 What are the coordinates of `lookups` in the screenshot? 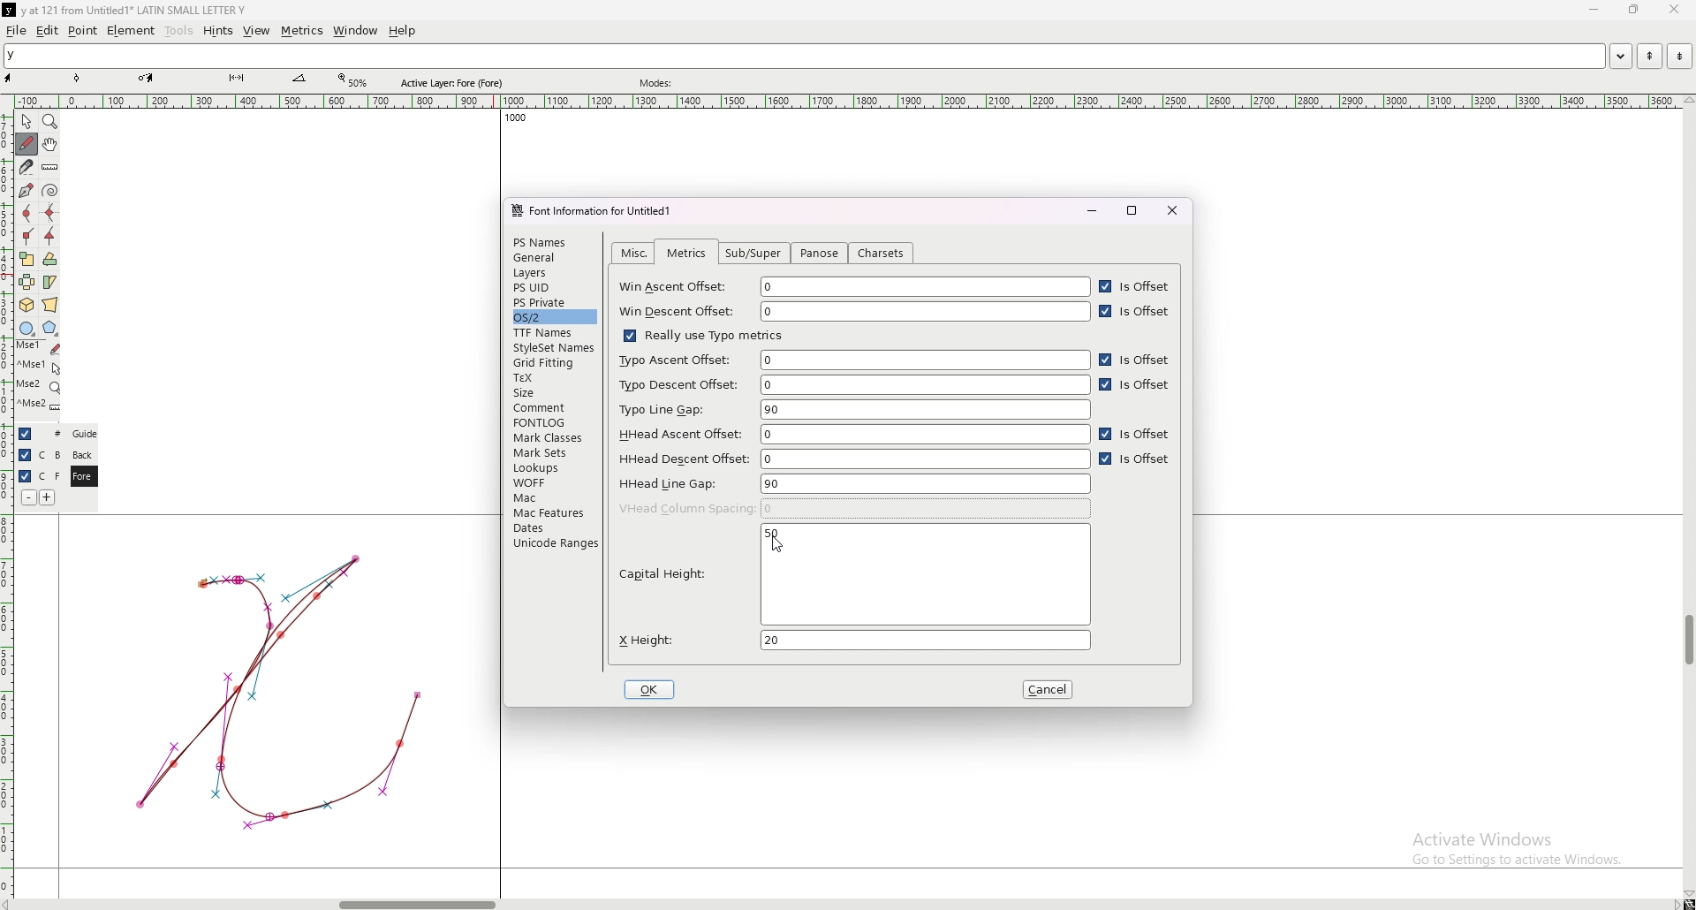 It's located at (551, 468).